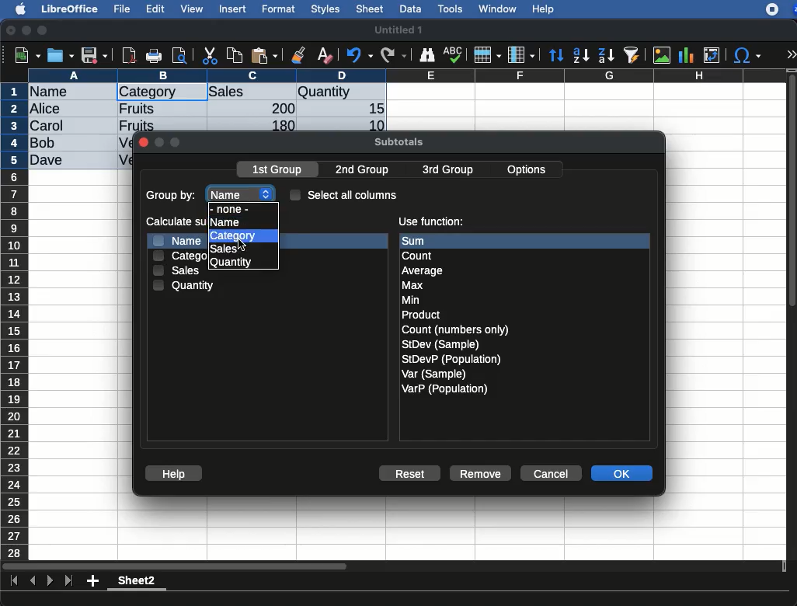  What do you see at coordinates (344, 194) in the screenshot?
I see `select all columns` at bounding box center [344, 194].